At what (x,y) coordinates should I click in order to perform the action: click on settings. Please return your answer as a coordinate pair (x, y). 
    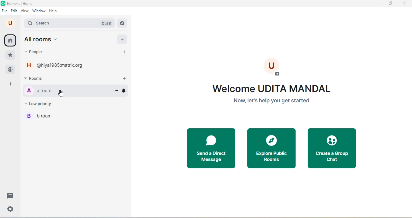
    Looking at the image, I should click on (11, 209).